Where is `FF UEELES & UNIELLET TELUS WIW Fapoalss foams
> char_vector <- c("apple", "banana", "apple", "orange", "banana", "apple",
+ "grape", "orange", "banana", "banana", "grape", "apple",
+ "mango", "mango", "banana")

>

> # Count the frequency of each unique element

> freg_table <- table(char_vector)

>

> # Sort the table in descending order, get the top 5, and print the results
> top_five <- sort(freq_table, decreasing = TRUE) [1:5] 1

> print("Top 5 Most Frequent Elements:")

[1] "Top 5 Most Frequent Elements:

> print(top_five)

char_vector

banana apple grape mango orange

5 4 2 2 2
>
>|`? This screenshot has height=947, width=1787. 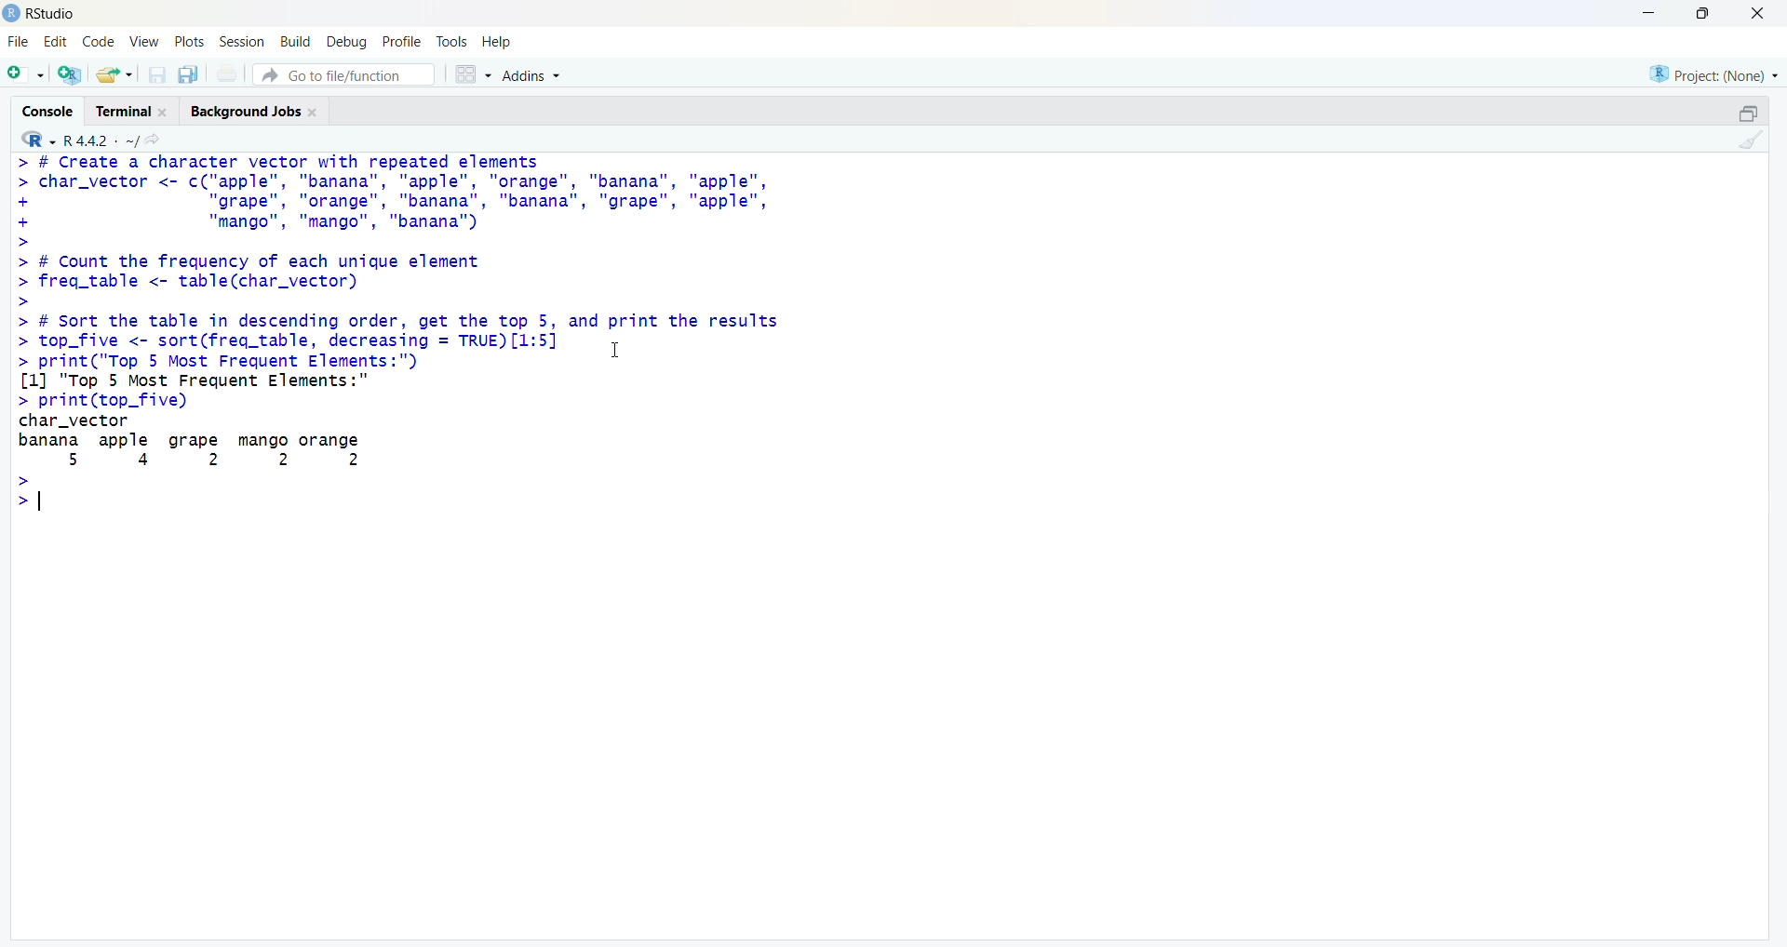 FF UEELES & UNIELLET TELUS WIW Fapoalss foams
> char_vector <- c("apple", "banana", "apple", "orange", "banana", "apple",
+ "grape", "orange", "banana", "banana", "grape", "apple",
+ "mango", "mango", "banana")

>

> # Count the frequency of each unique element

> freg_table <- table(char_vector)

>

> # Sort the table in descending order, get the top 5, and print the results
> top_five <- sort(freq_table, decreasing = TRUE) [1:5] 1

> print("Top 5 Most Frequent Elements:")

[1] "Top 5 Most Frequent Elements:

> print(top_five)

char_vector

banana apple grape mango orange

5 4 2 2 2
>
>| is located at coordinates (423, 336).